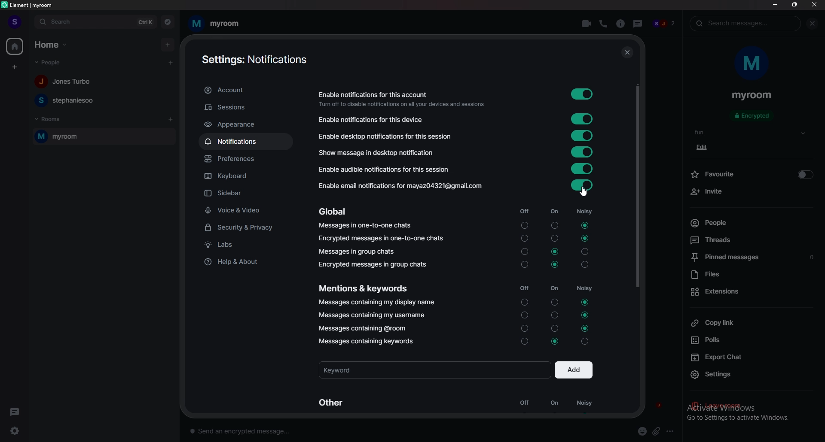 The image size is (825, 442). Describe the element at coordinates (247, 194) in the screenshot. I see `sidebar` at that location.